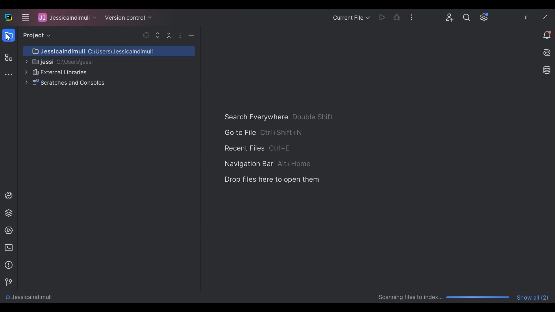 This screenshot has height=312, width=555. Describe the element at coordinates (55, 62) in the screenshot. I see `Project Directory` at that location.